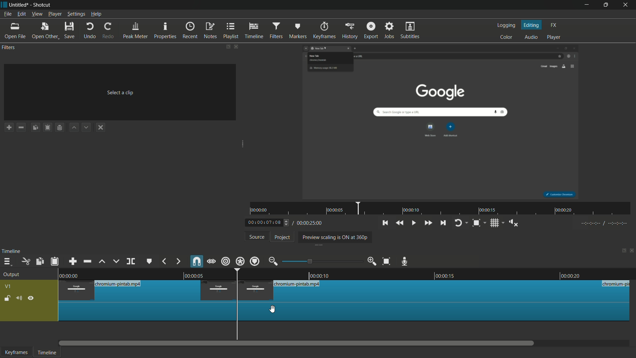 The height and width of the screenshot is (358, 636). Describe the element at coordinates (275, 31) in the screenshot. I see `filters` at that location.